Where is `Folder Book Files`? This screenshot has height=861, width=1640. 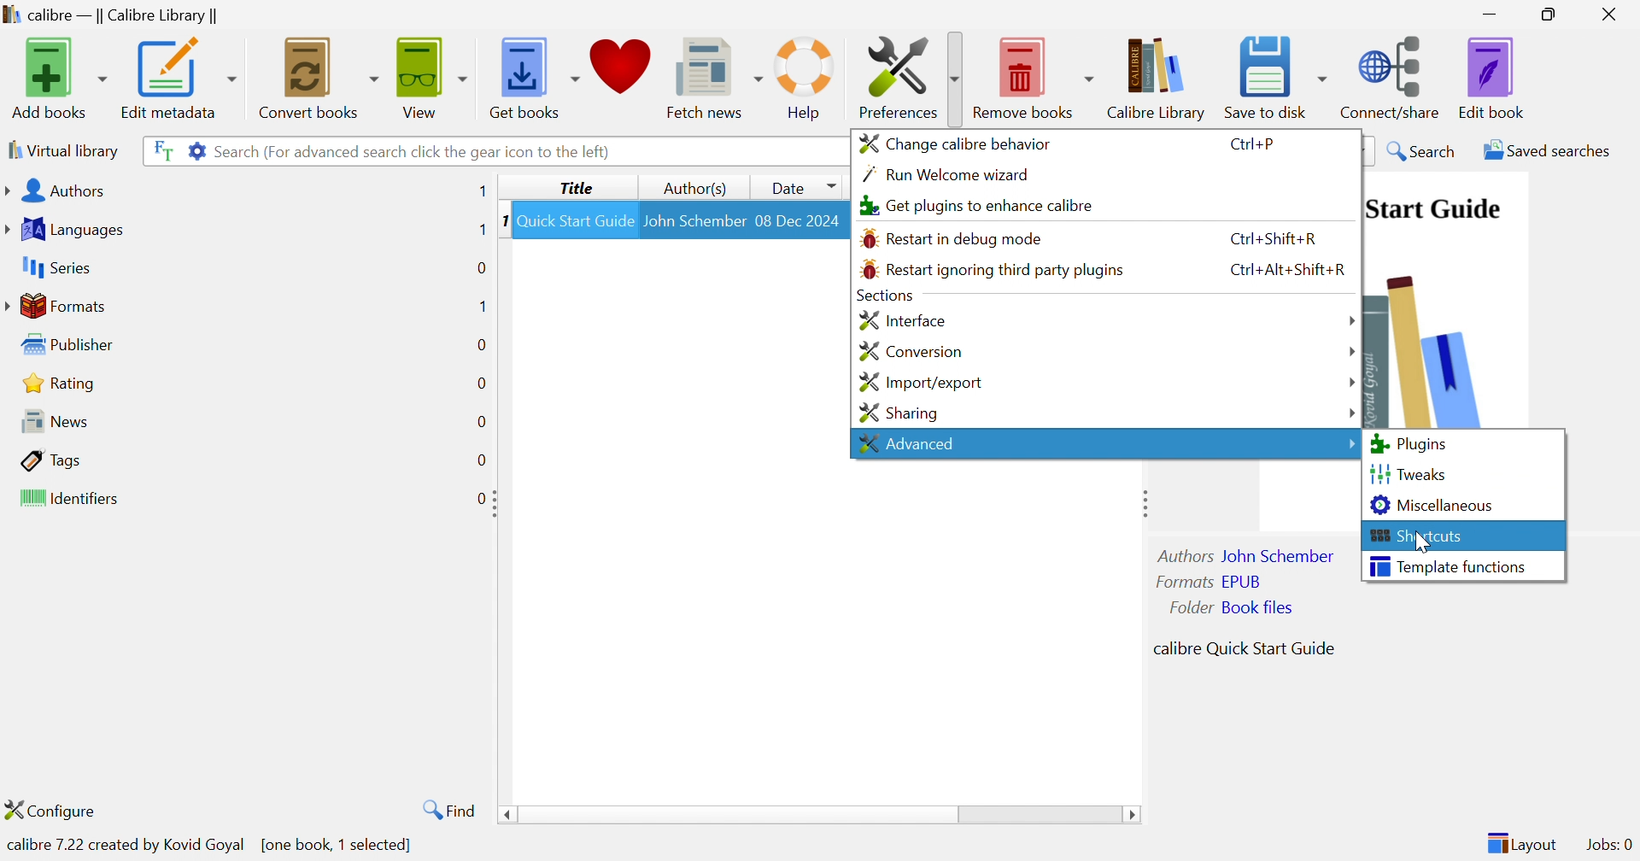 Folder Book Files is located at coordinates (1233, 607).